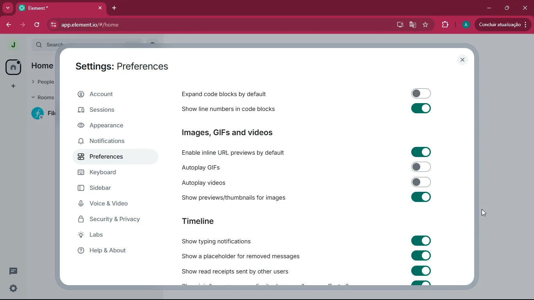  Describe the element at coordinates (236, 270) in the screenshot. I see `show read receipts sent by other users` at that location.